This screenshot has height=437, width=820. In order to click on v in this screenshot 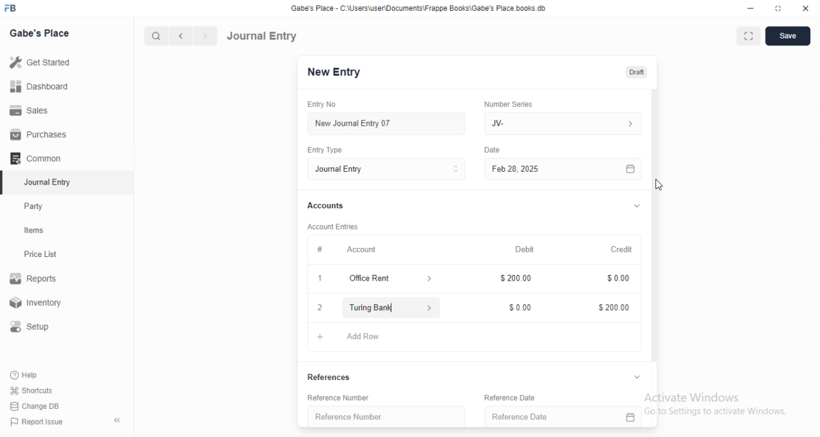, I will do `click(637, 204)`.